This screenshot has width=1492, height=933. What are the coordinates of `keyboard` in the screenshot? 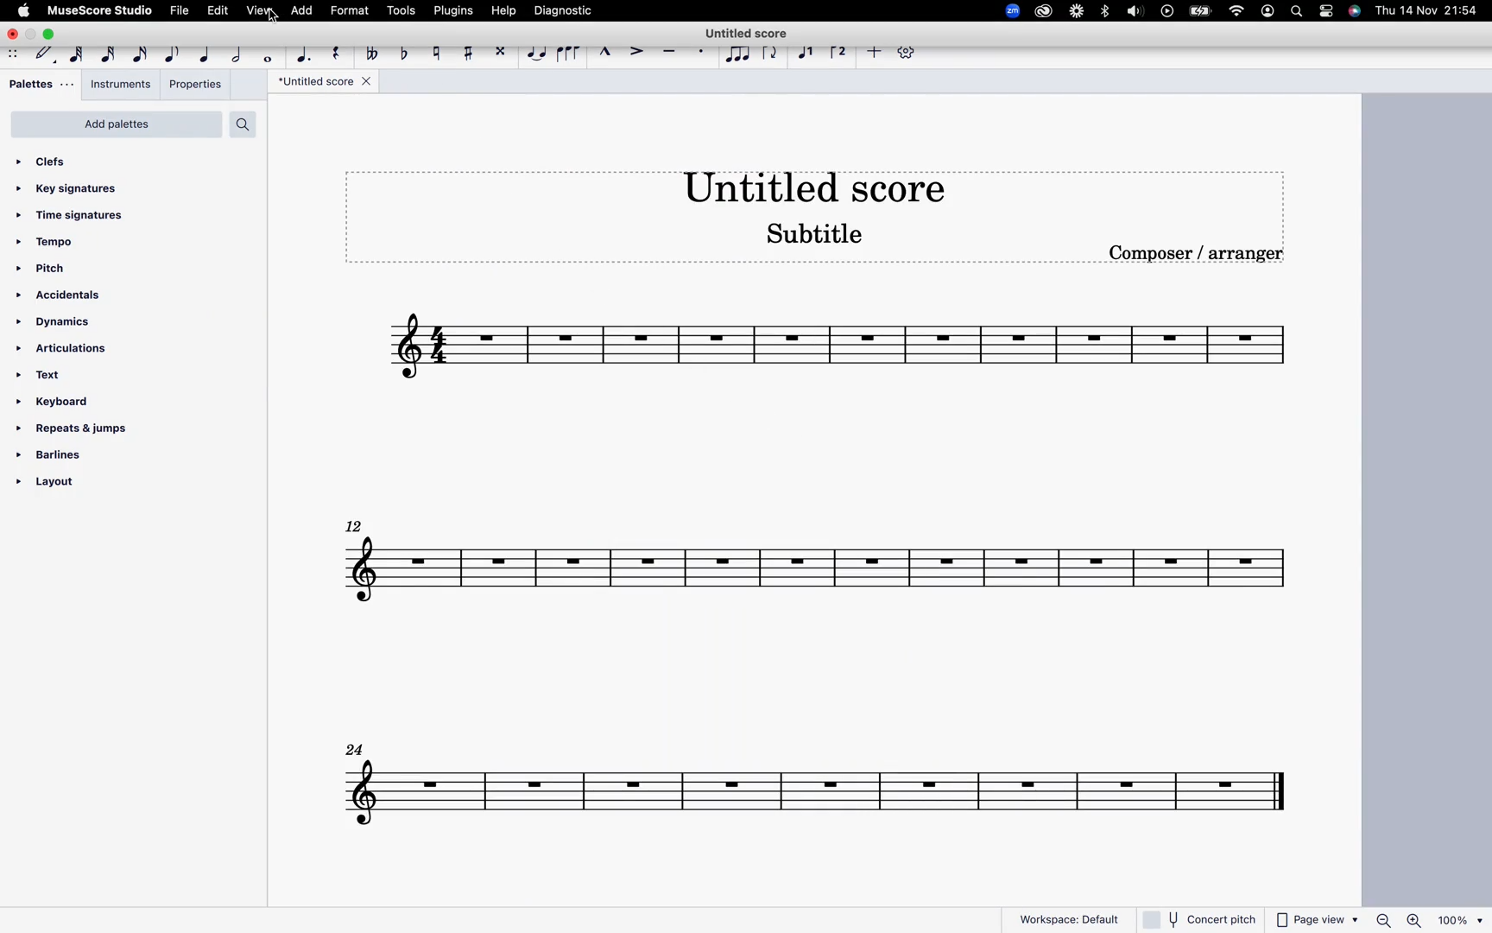 It's located at (69, 401).